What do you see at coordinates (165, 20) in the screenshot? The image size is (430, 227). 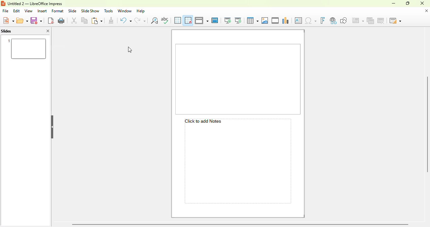 I see `spelling` at bounding box center [165, 20].